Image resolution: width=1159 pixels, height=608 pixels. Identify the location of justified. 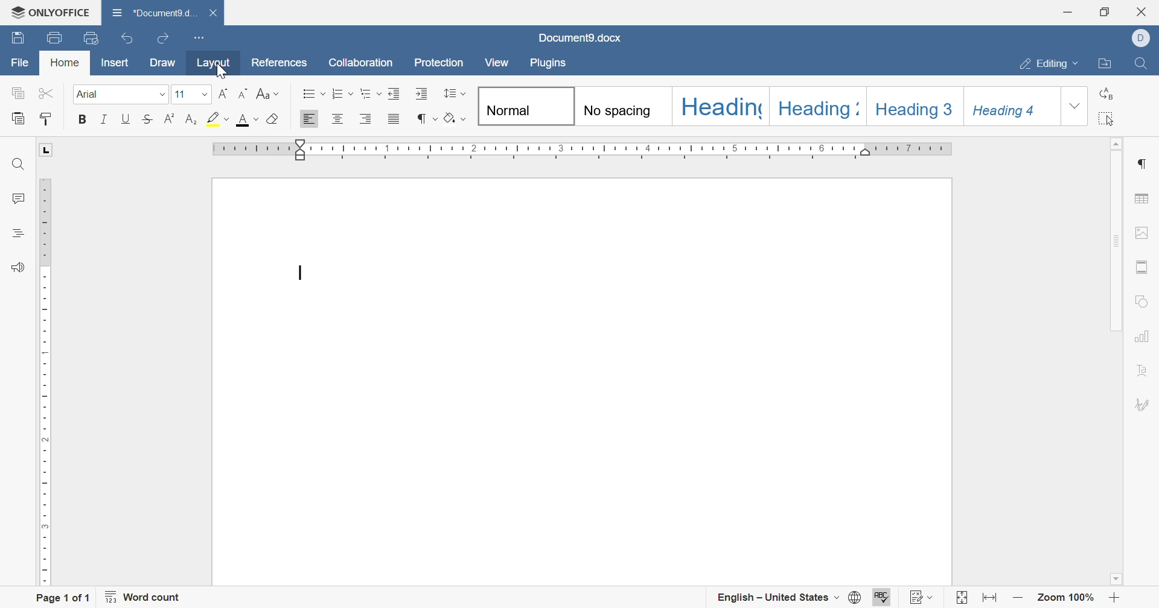
(394, 117).